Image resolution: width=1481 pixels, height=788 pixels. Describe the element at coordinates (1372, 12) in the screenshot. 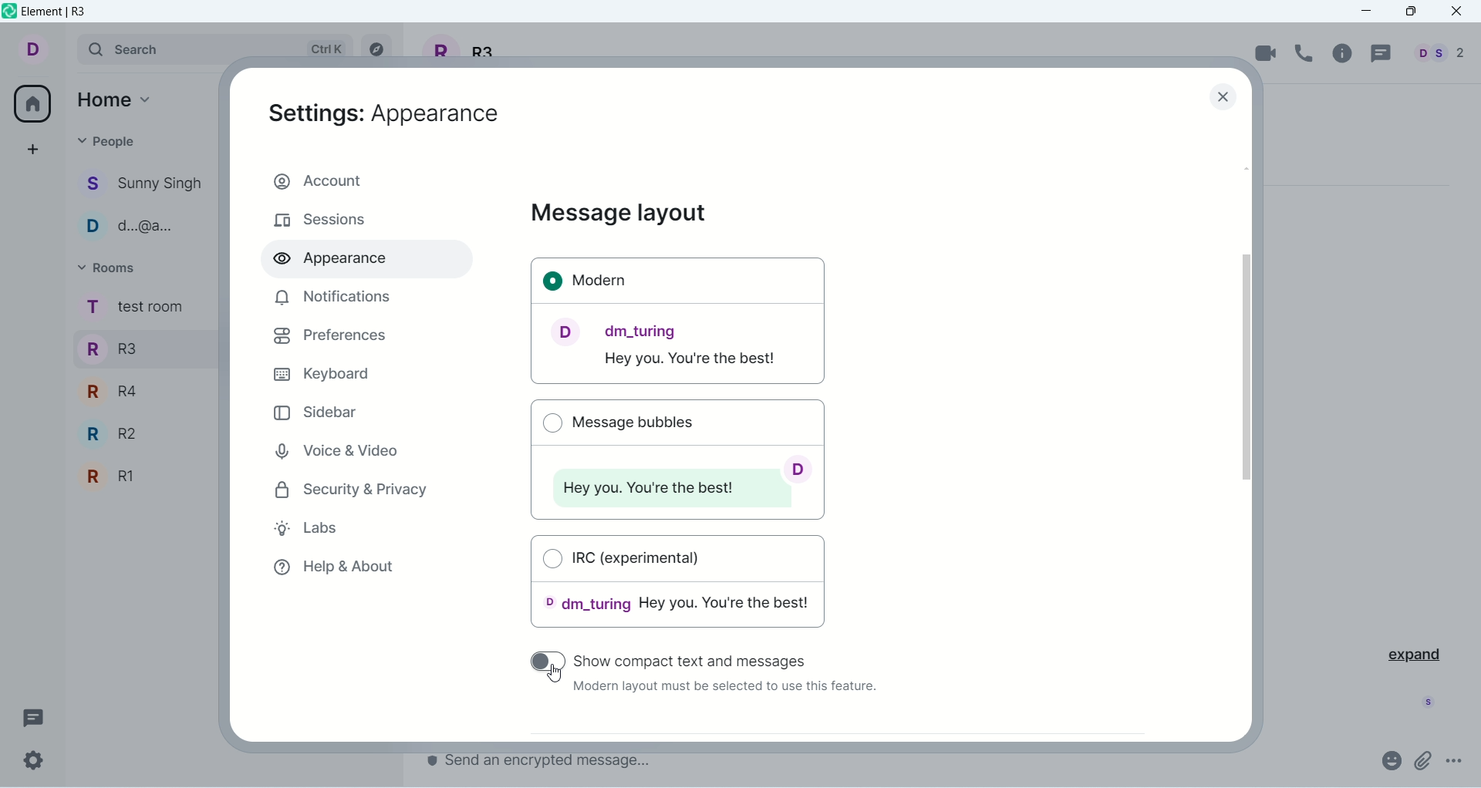

I see `minimize` at that location.